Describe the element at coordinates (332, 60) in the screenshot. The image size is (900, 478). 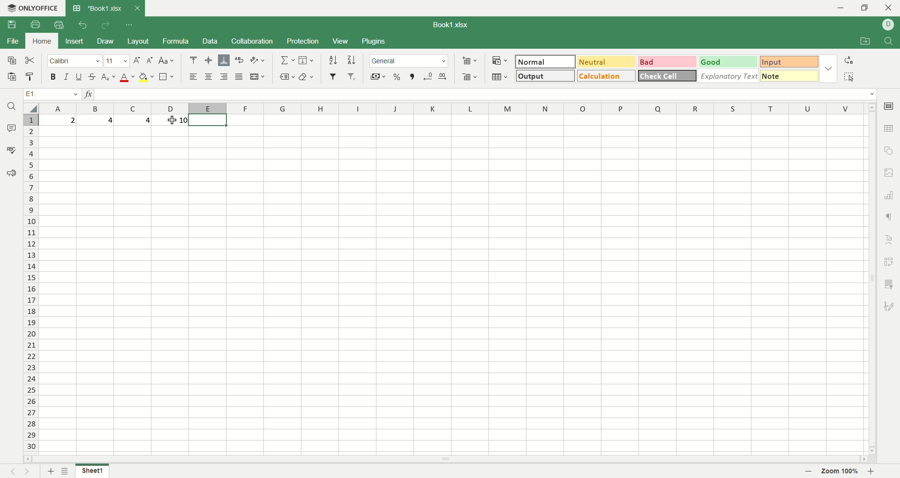
I see `sort ascending` at that location.